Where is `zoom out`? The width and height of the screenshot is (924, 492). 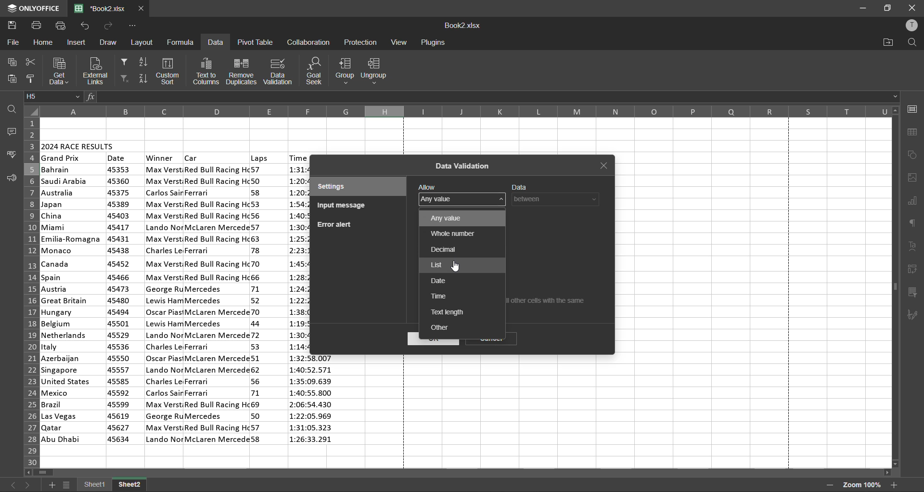 zoom out is located at coordinates (829, 485).